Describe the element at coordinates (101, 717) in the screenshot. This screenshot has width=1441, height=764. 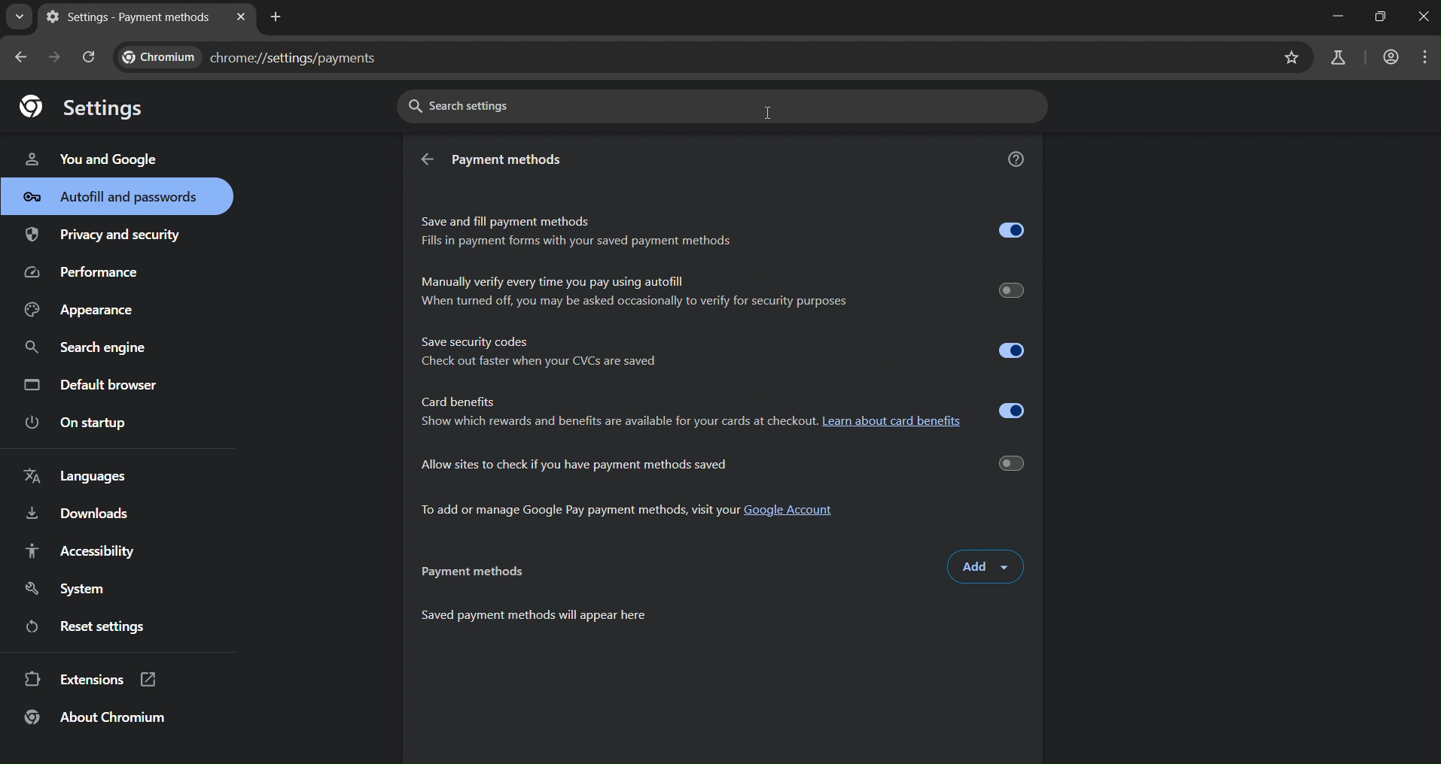
I see `about chromium` at that location.